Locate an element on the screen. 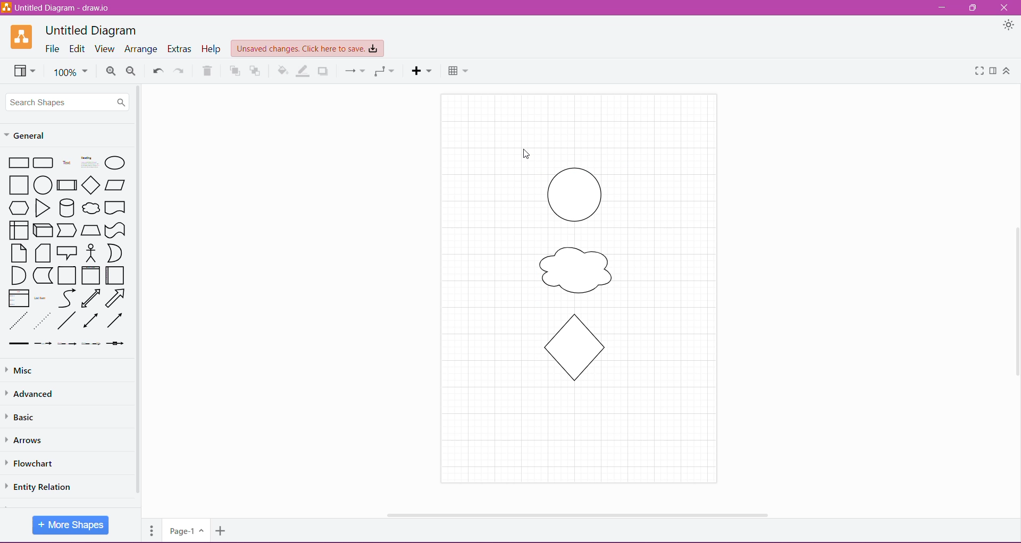 The width and height of the screenshot is (1021, 543). Unsaved Changes. Click here to save. is located at coordinates (308, 49).